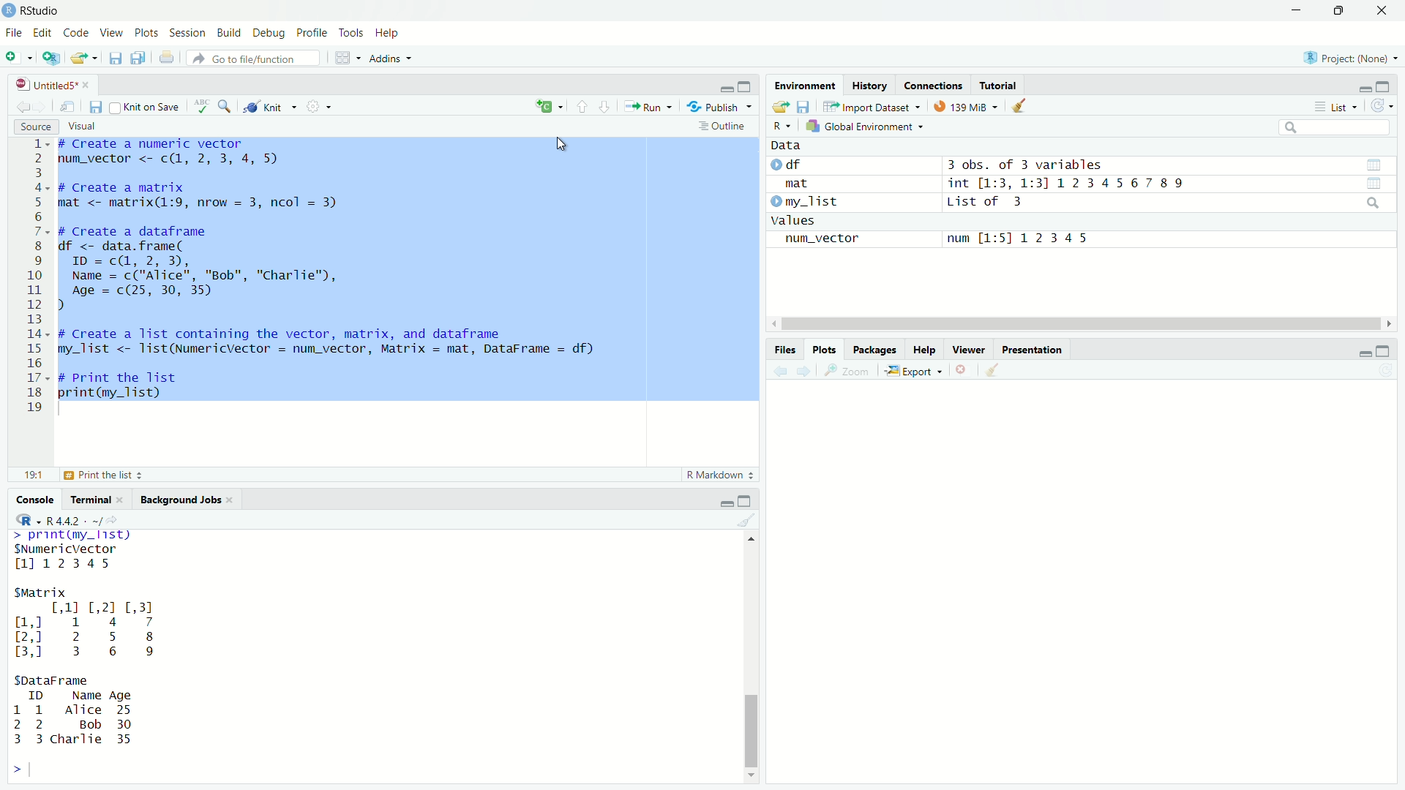 Image resolution: width=1405 pixels, height=790 pixels. I want to click on Files, so click(789, 350).